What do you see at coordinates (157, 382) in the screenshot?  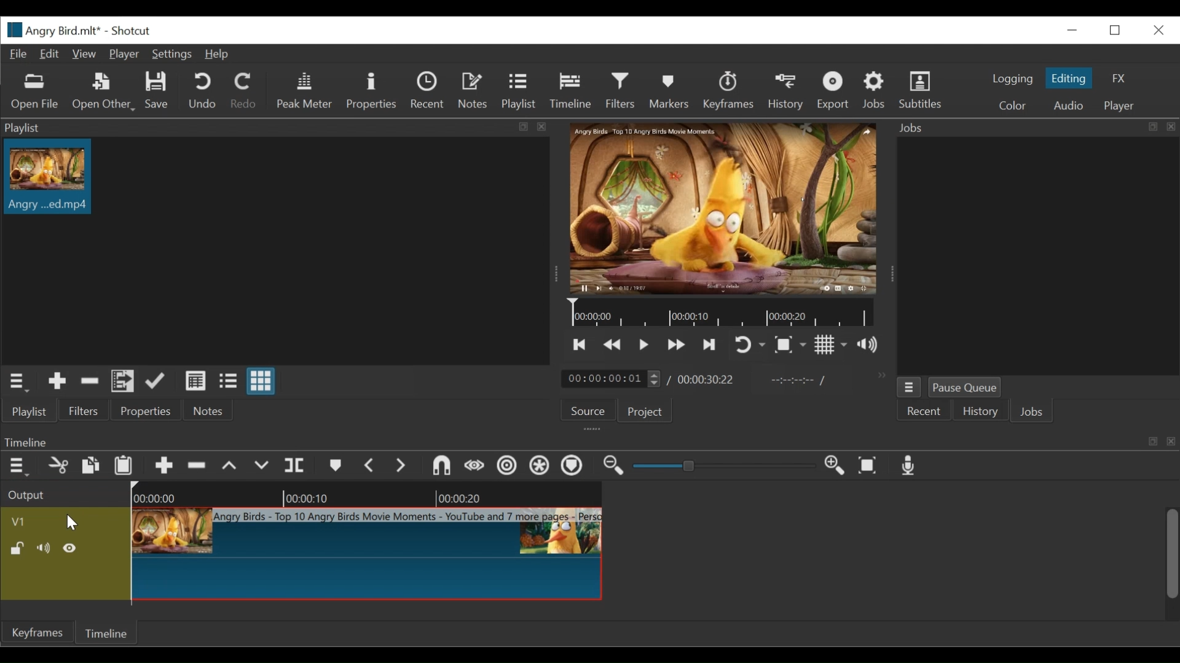 I see `Update` at bounding box center [157, 382].